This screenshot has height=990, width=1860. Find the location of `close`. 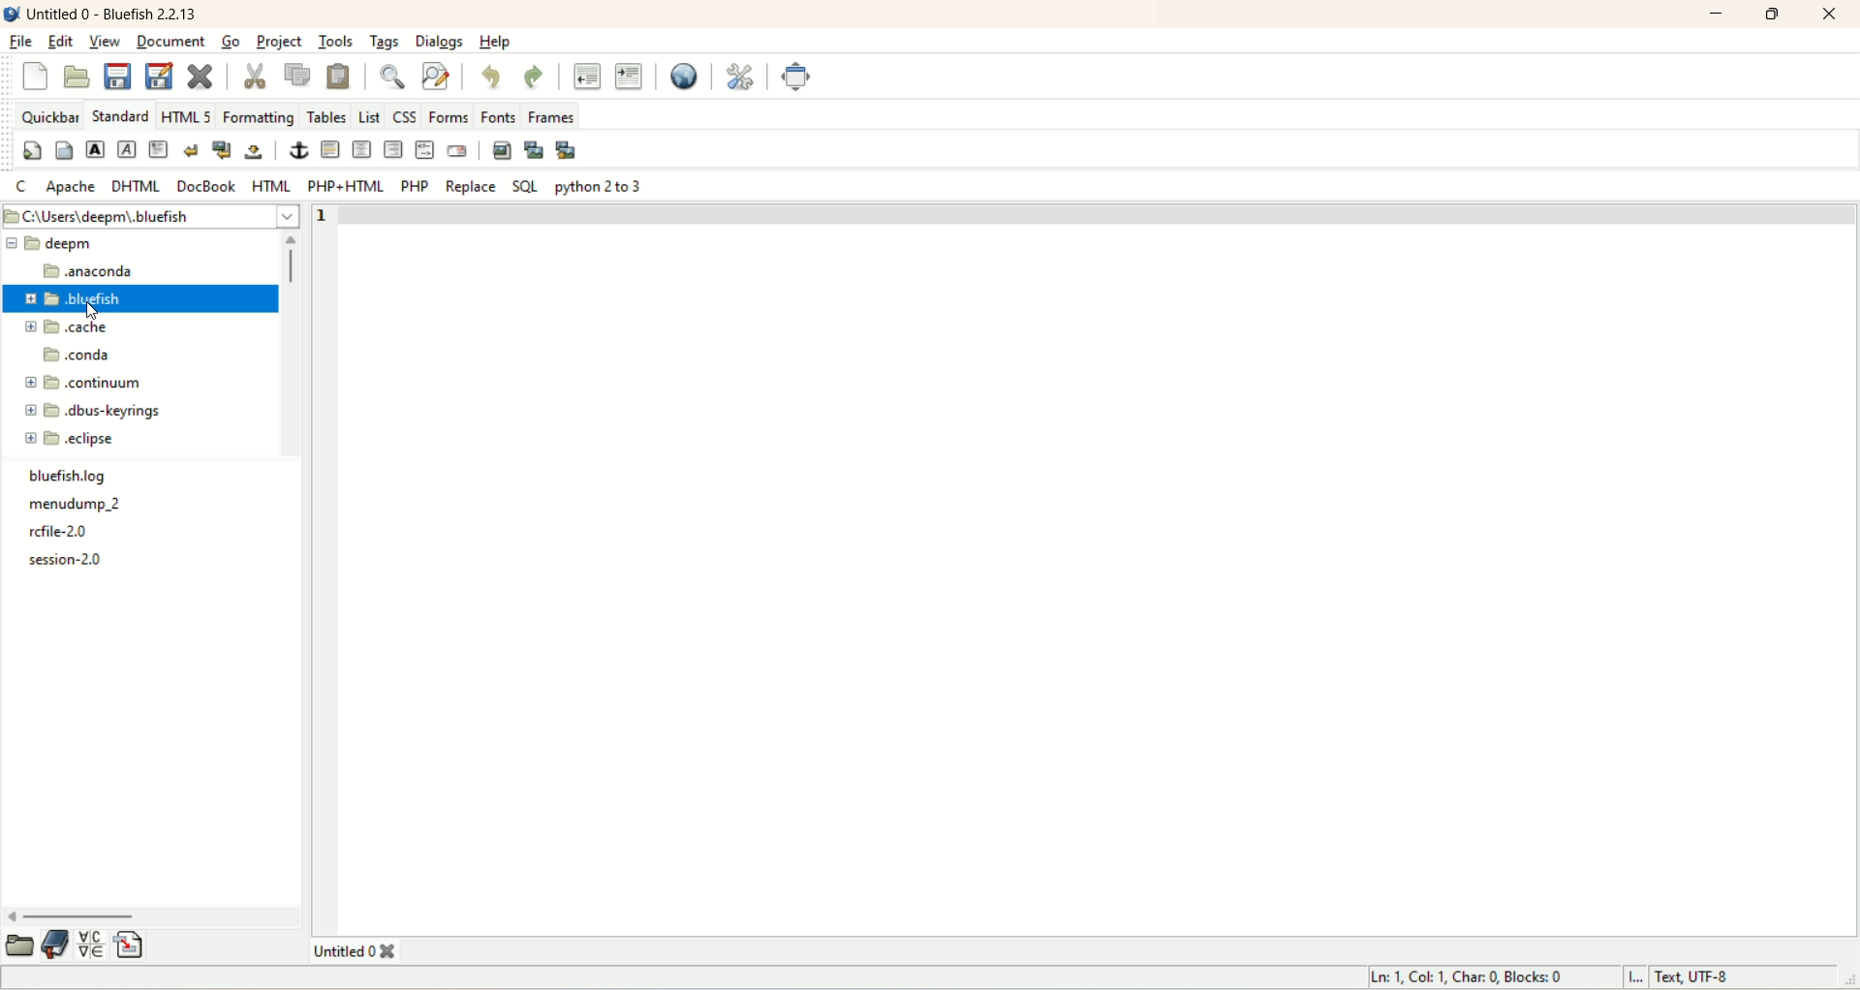

close is located at coordinates (33, 77).